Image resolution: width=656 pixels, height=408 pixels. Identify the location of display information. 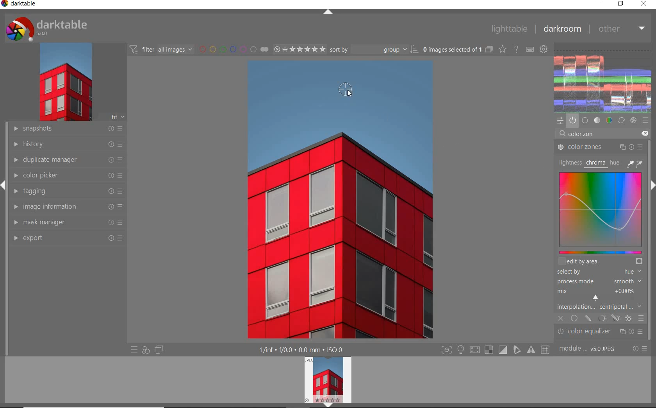
(302, 350).